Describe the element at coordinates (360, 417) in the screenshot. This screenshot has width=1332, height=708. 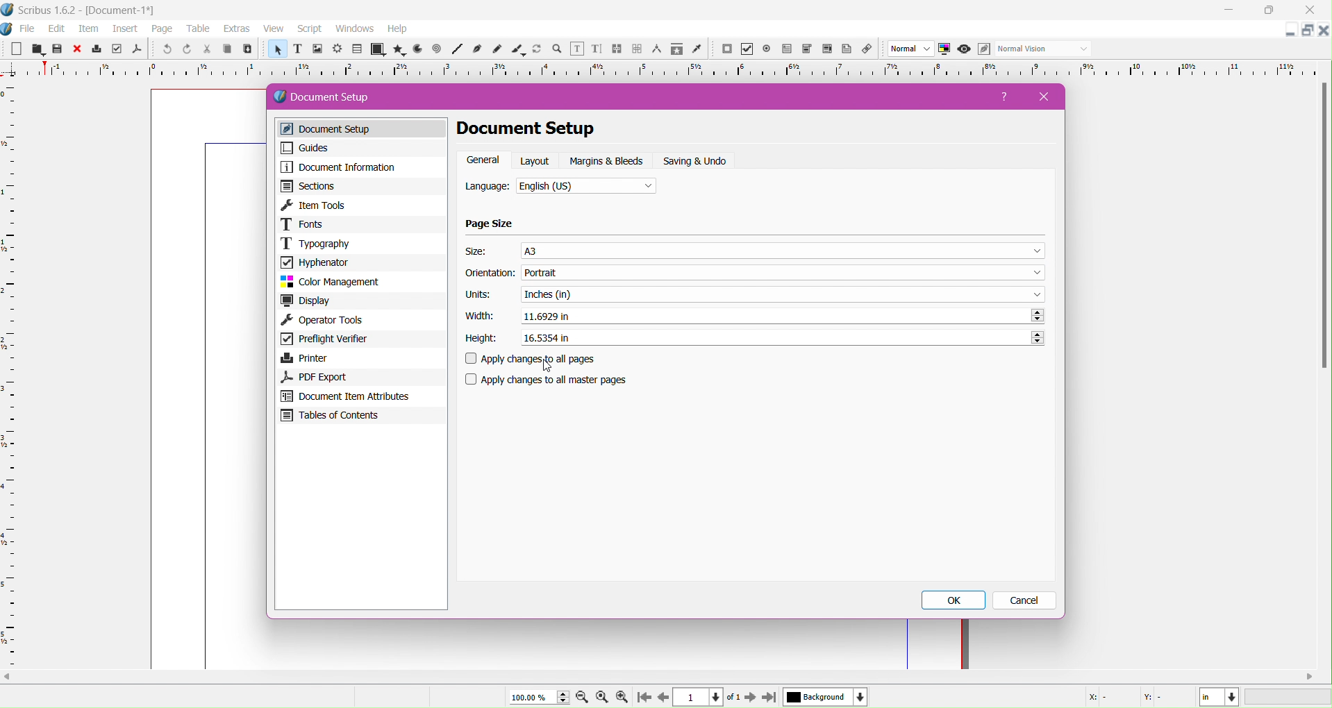
I see `Tables of Contents` at that location.